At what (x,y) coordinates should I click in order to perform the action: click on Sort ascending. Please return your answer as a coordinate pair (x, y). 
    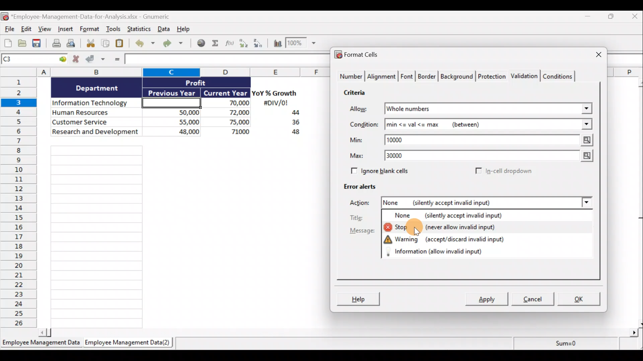
    Looking at the image, I should click on (243, 43).